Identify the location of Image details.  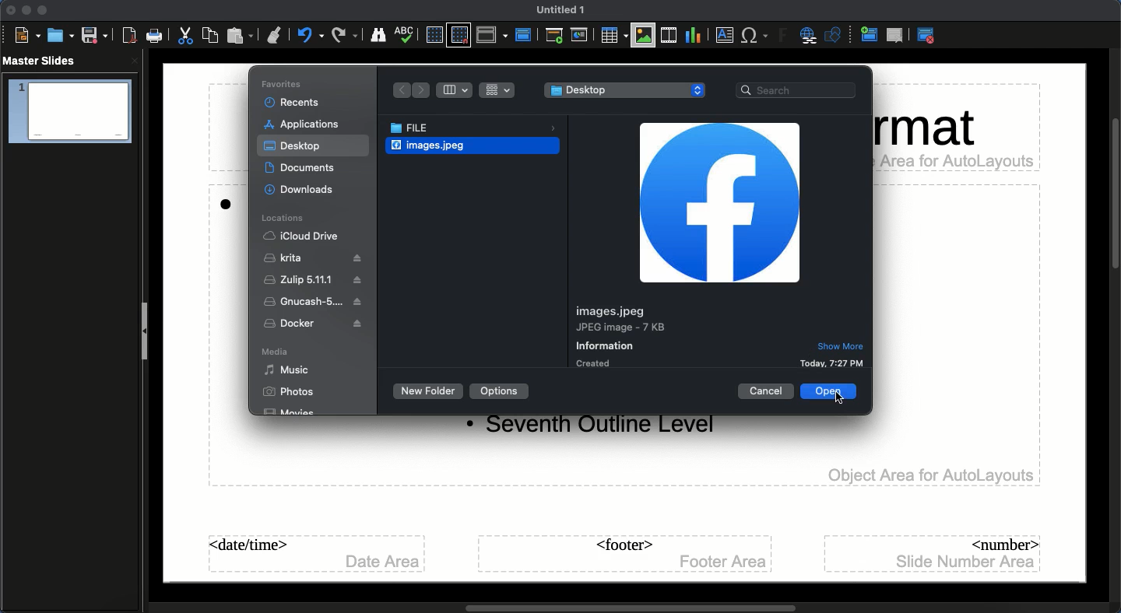
(719, 335).